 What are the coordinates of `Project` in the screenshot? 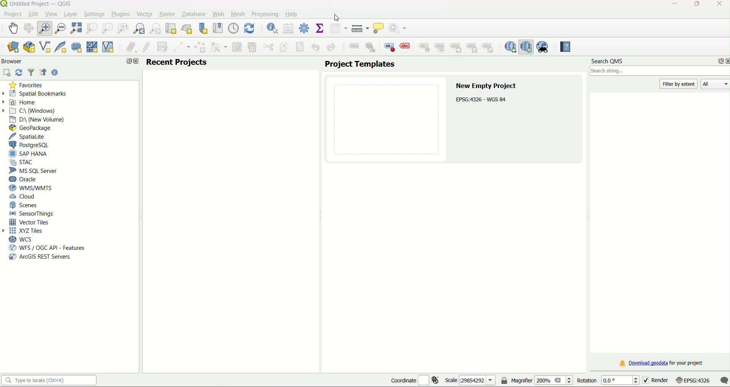 It's located at (13, 14).